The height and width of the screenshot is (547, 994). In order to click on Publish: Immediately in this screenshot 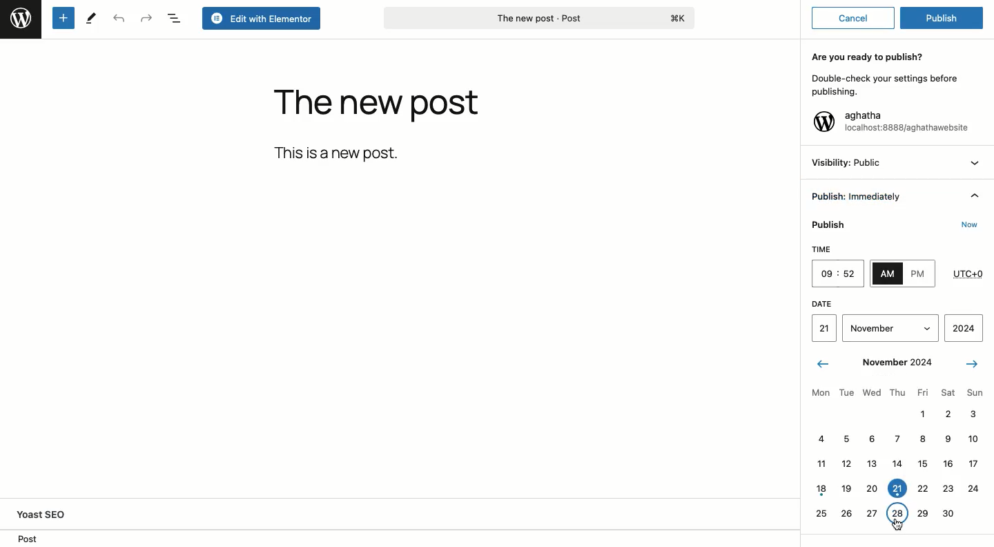, I will do `click(862, 198)`.